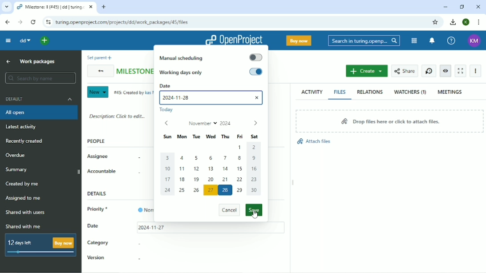 This screenshot has height=273, width=486. What do you see at coordinates (414, 41) in the screenshot?
I see `Modules` at bounding box center [414, 41].